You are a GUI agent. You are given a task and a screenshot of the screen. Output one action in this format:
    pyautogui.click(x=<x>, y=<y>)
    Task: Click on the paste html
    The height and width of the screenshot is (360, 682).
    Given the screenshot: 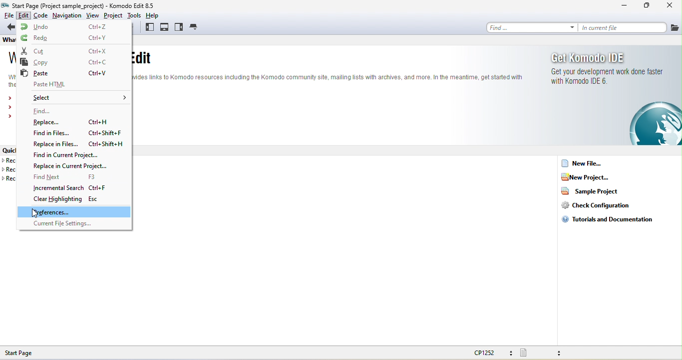 What is the action you would take?
    pyautogui.click(x=75, y=85)
    